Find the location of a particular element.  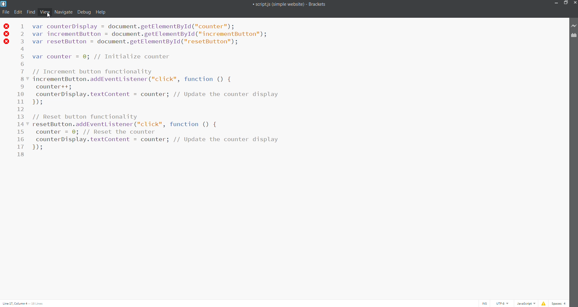

file type is located at coordinates (526, 303).